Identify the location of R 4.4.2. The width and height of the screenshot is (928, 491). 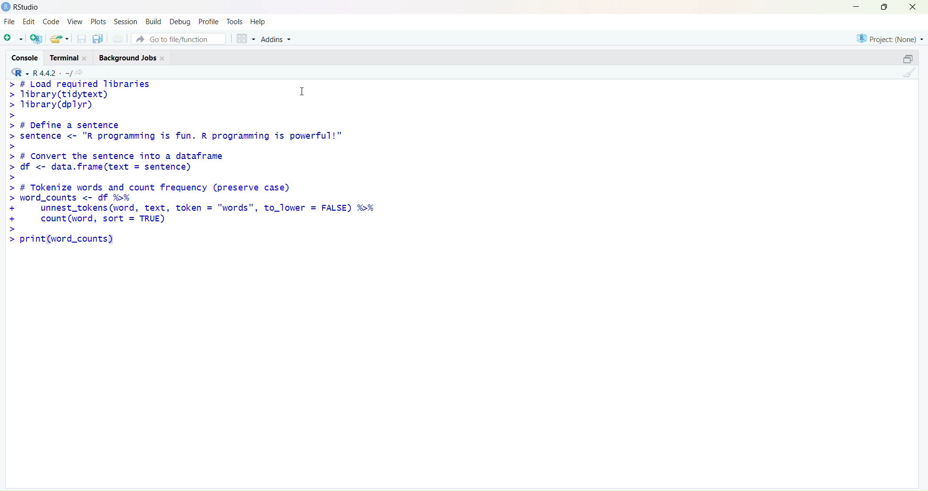
(40, 72).